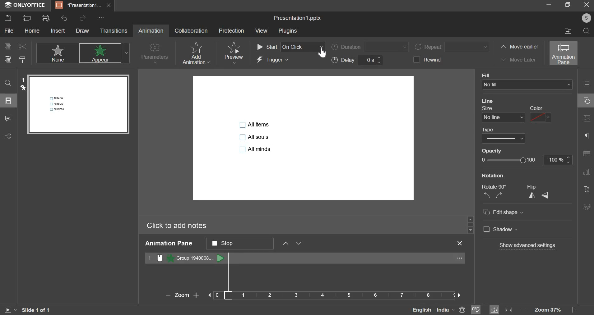  I want to click on animation pane, so click(564, 53).